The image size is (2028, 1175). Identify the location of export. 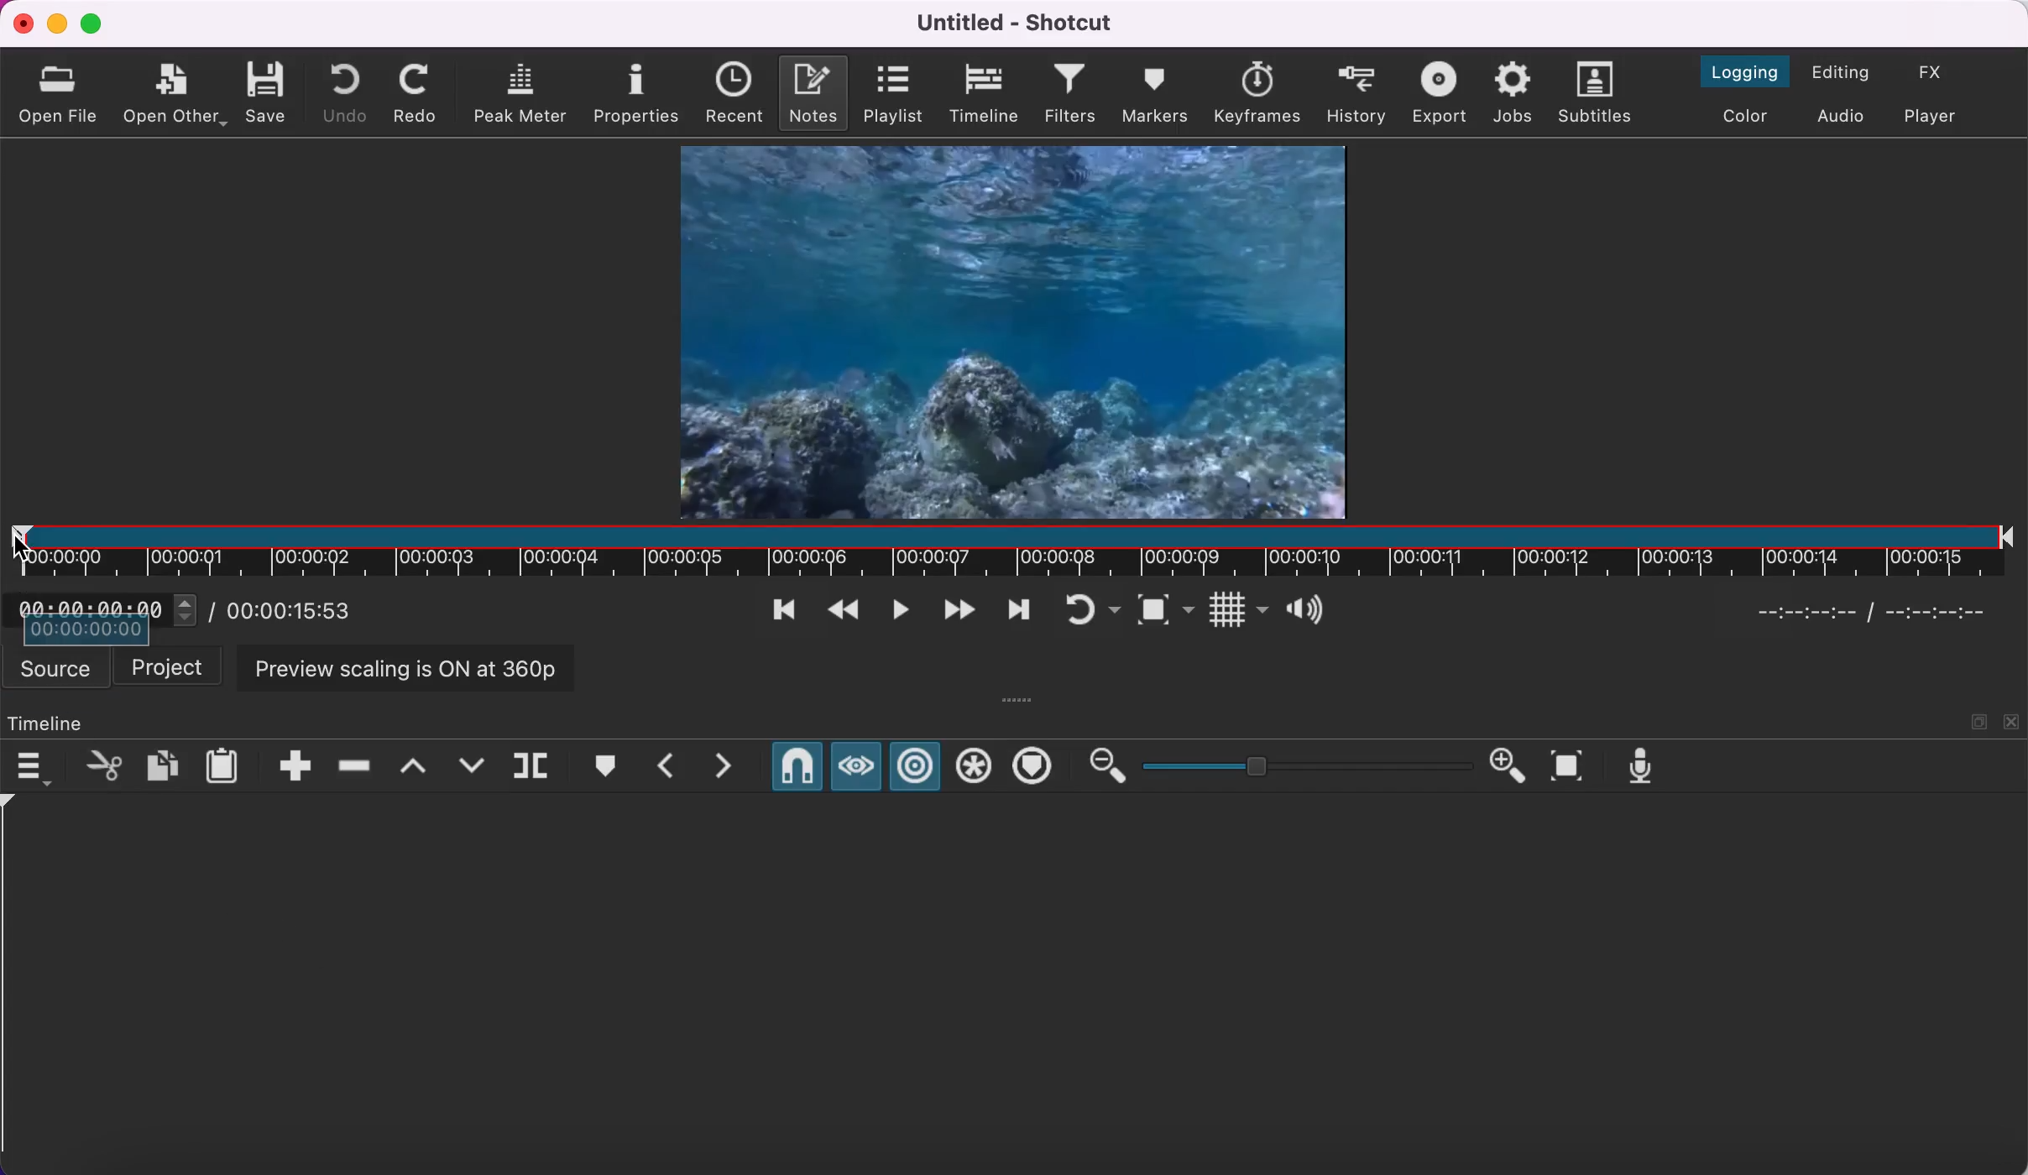
(1437, 93).